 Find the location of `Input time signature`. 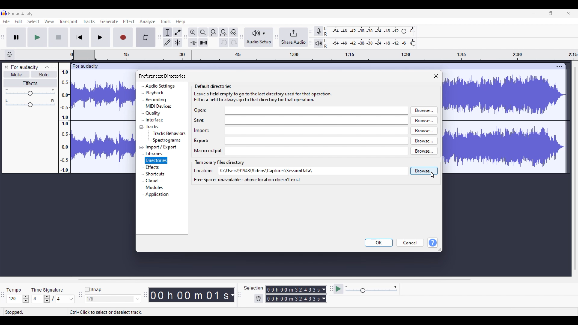

Input time signature is located at coordinates (37, 299).